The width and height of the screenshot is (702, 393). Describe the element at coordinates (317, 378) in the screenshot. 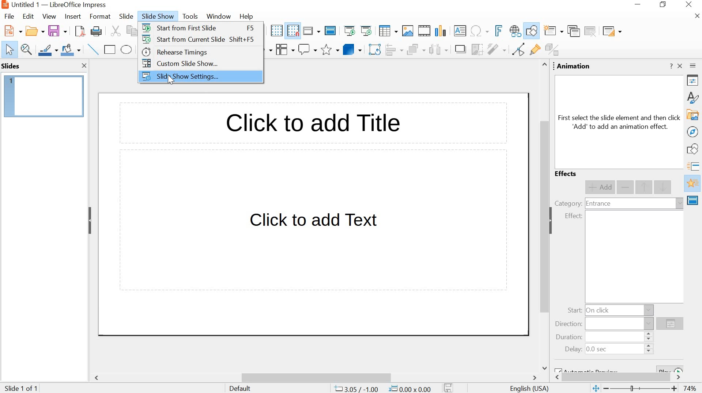

I see `scroll bar` at that location.